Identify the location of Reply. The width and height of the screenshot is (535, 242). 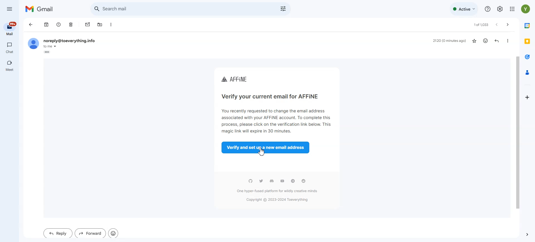
(58, 233).